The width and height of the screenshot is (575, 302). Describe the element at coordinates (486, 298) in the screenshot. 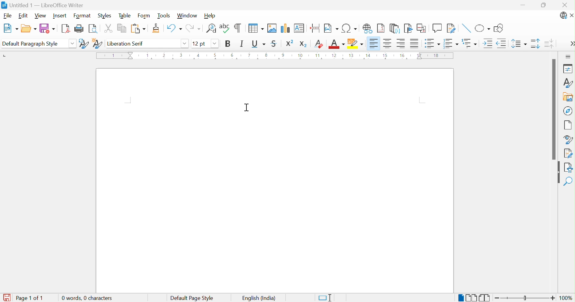

I see `Book view` at that location.